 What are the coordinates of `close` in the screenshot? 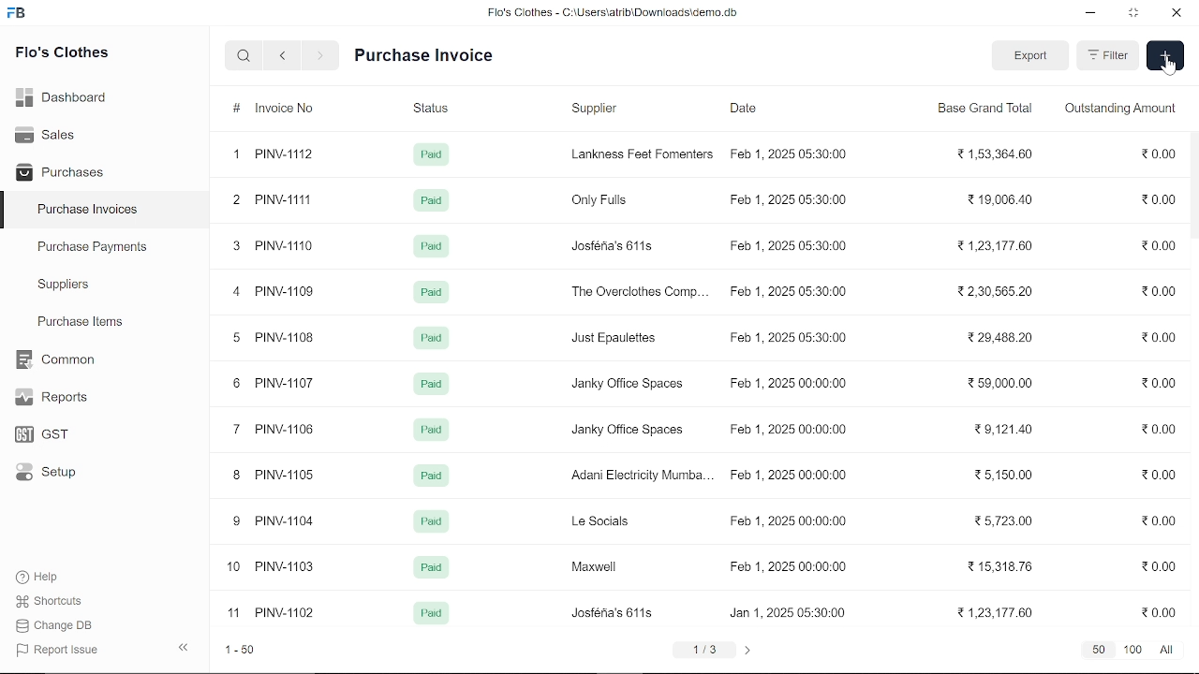 It's located at (1175, 15).